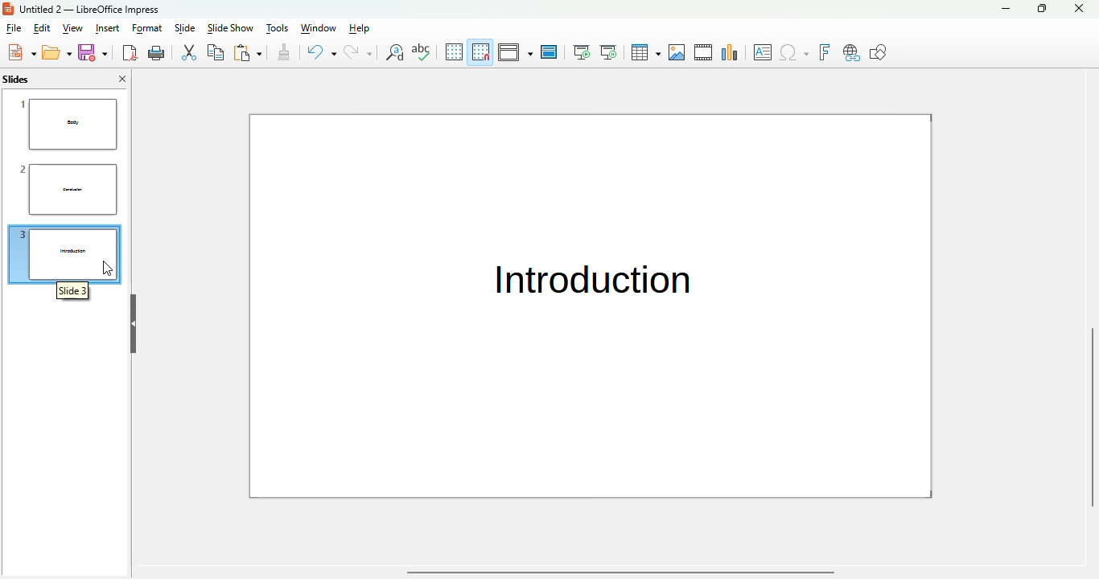 The image size is (1099, 579). What do you see at coordinates (591, 306) in the screenshot?
I see `slide 3` at bounding box center [591, 306].